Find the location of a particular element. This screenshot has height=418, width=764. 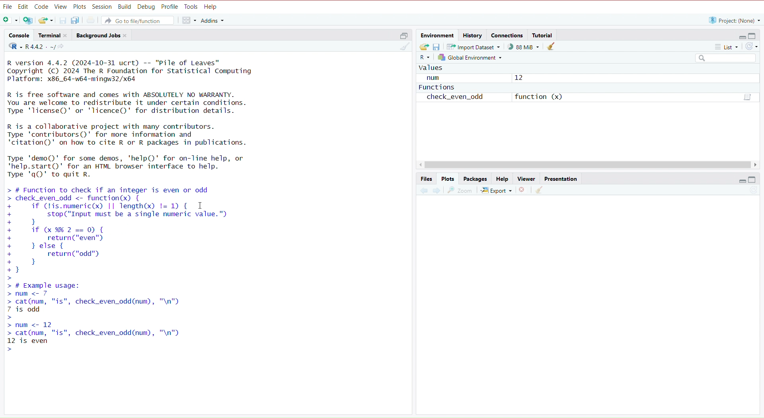

num is located at coordinates (435, 78).